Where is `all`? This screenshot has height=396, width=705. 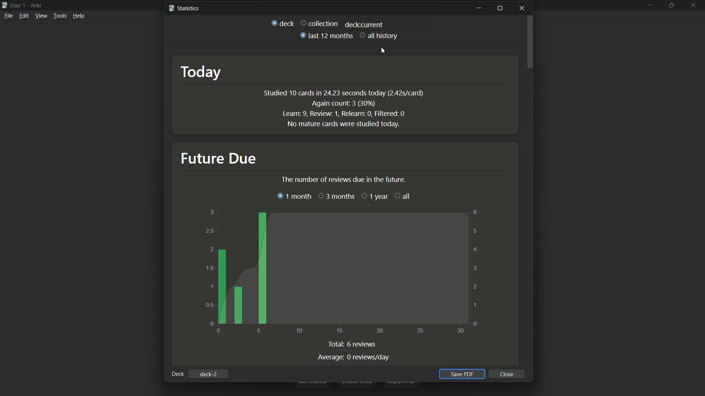
all is located at coordinates (402, 195).